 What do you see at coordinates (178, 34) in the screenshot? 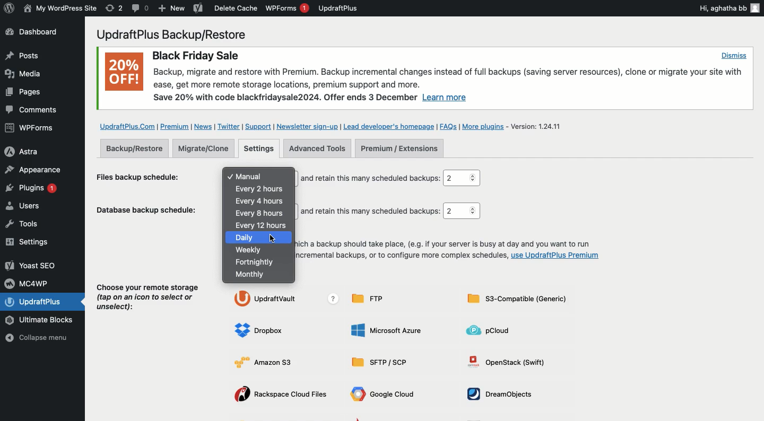
I see `UpdraftPlus Backup/Restore` at bounding box center [178, 34].